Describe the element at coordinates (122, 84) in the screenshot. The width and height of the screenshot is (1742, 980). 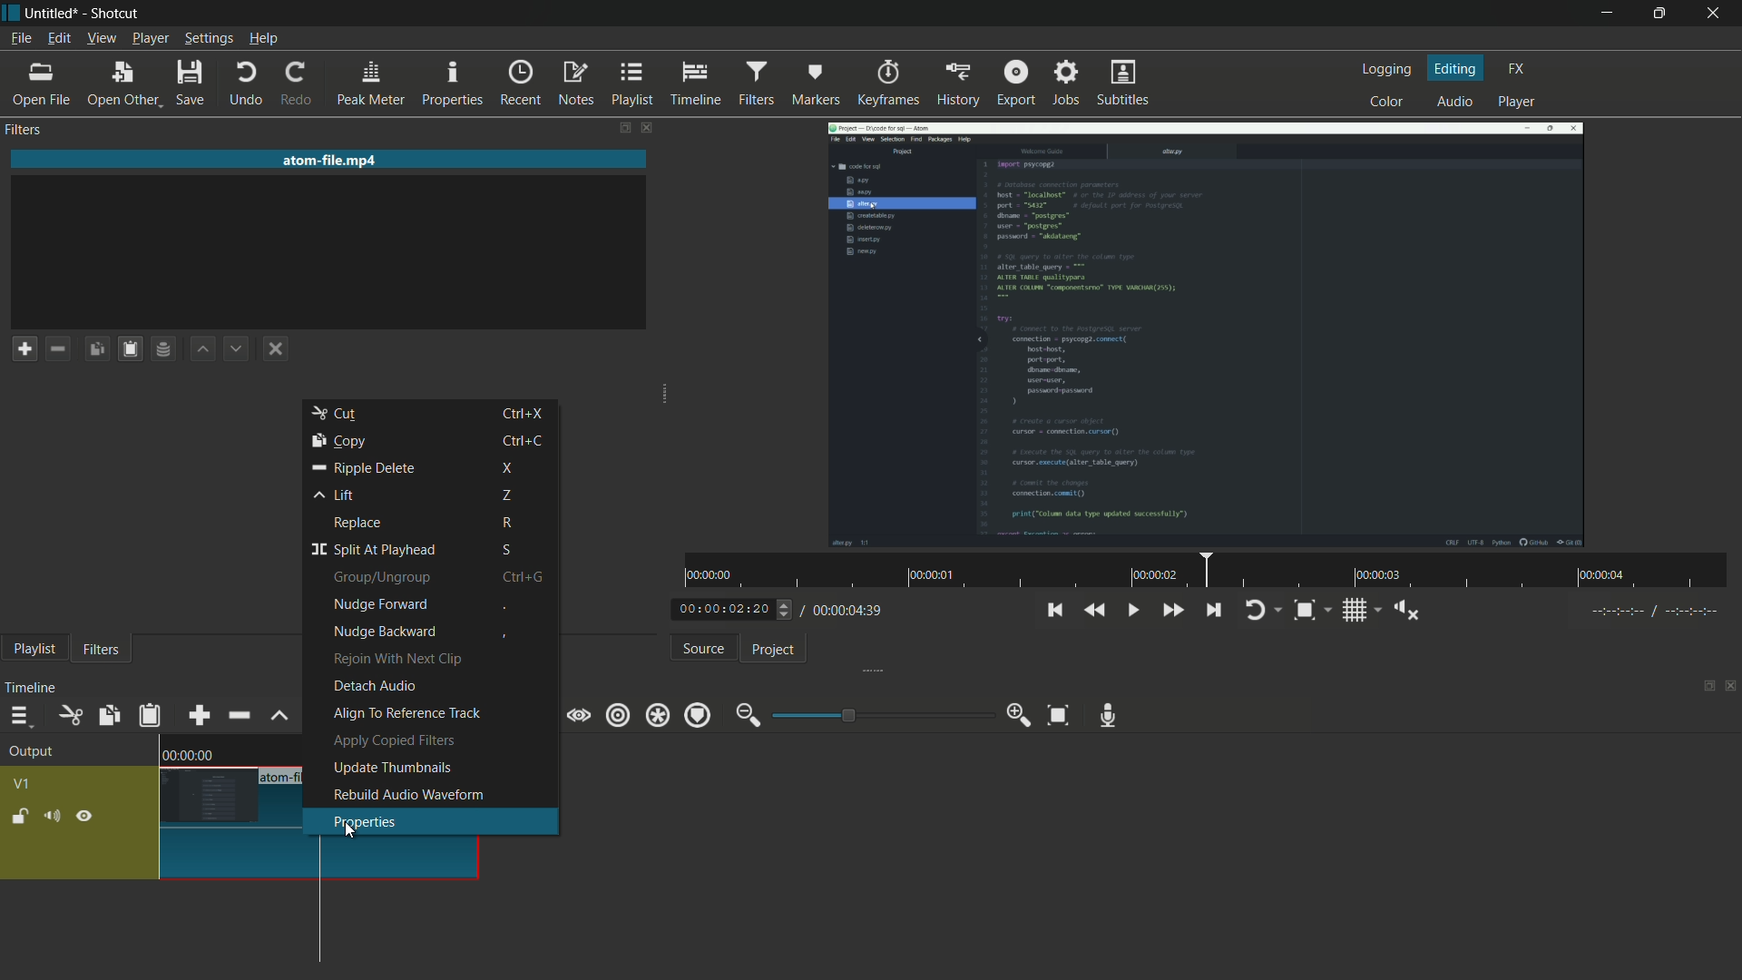
I see `open other` at that location.